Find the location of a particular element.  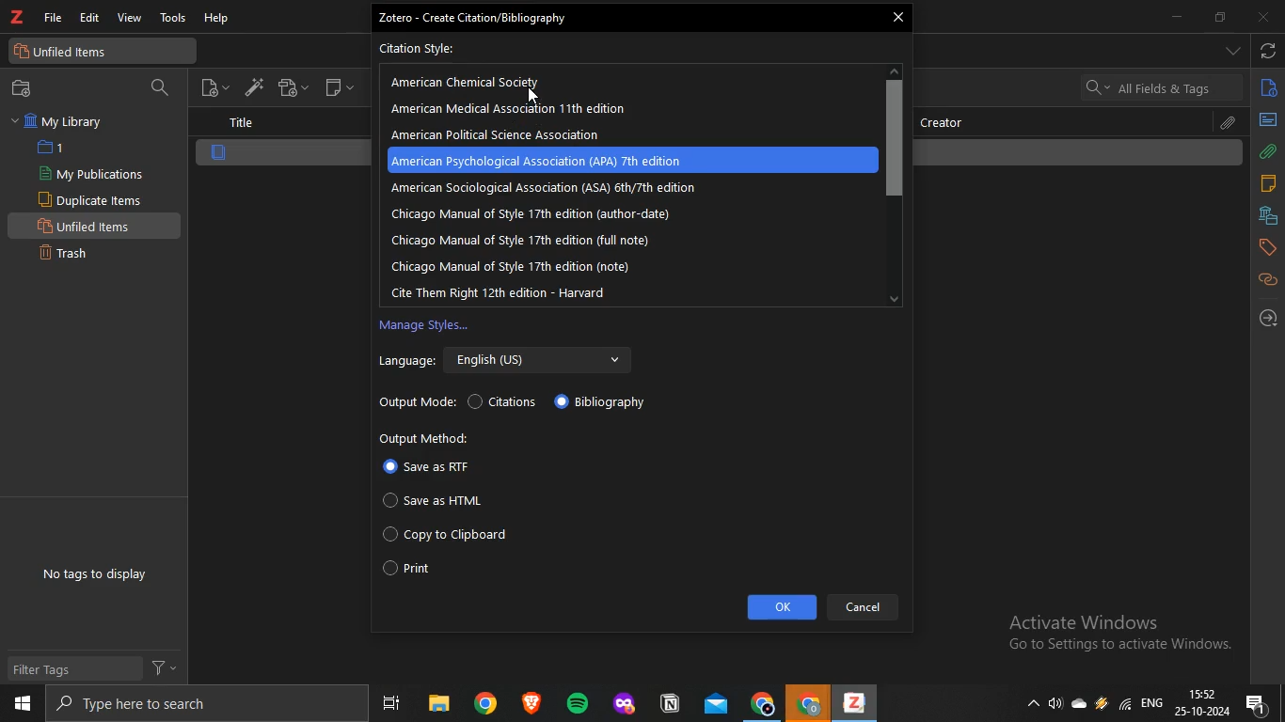

chrome is located at coordinates (764, 702).